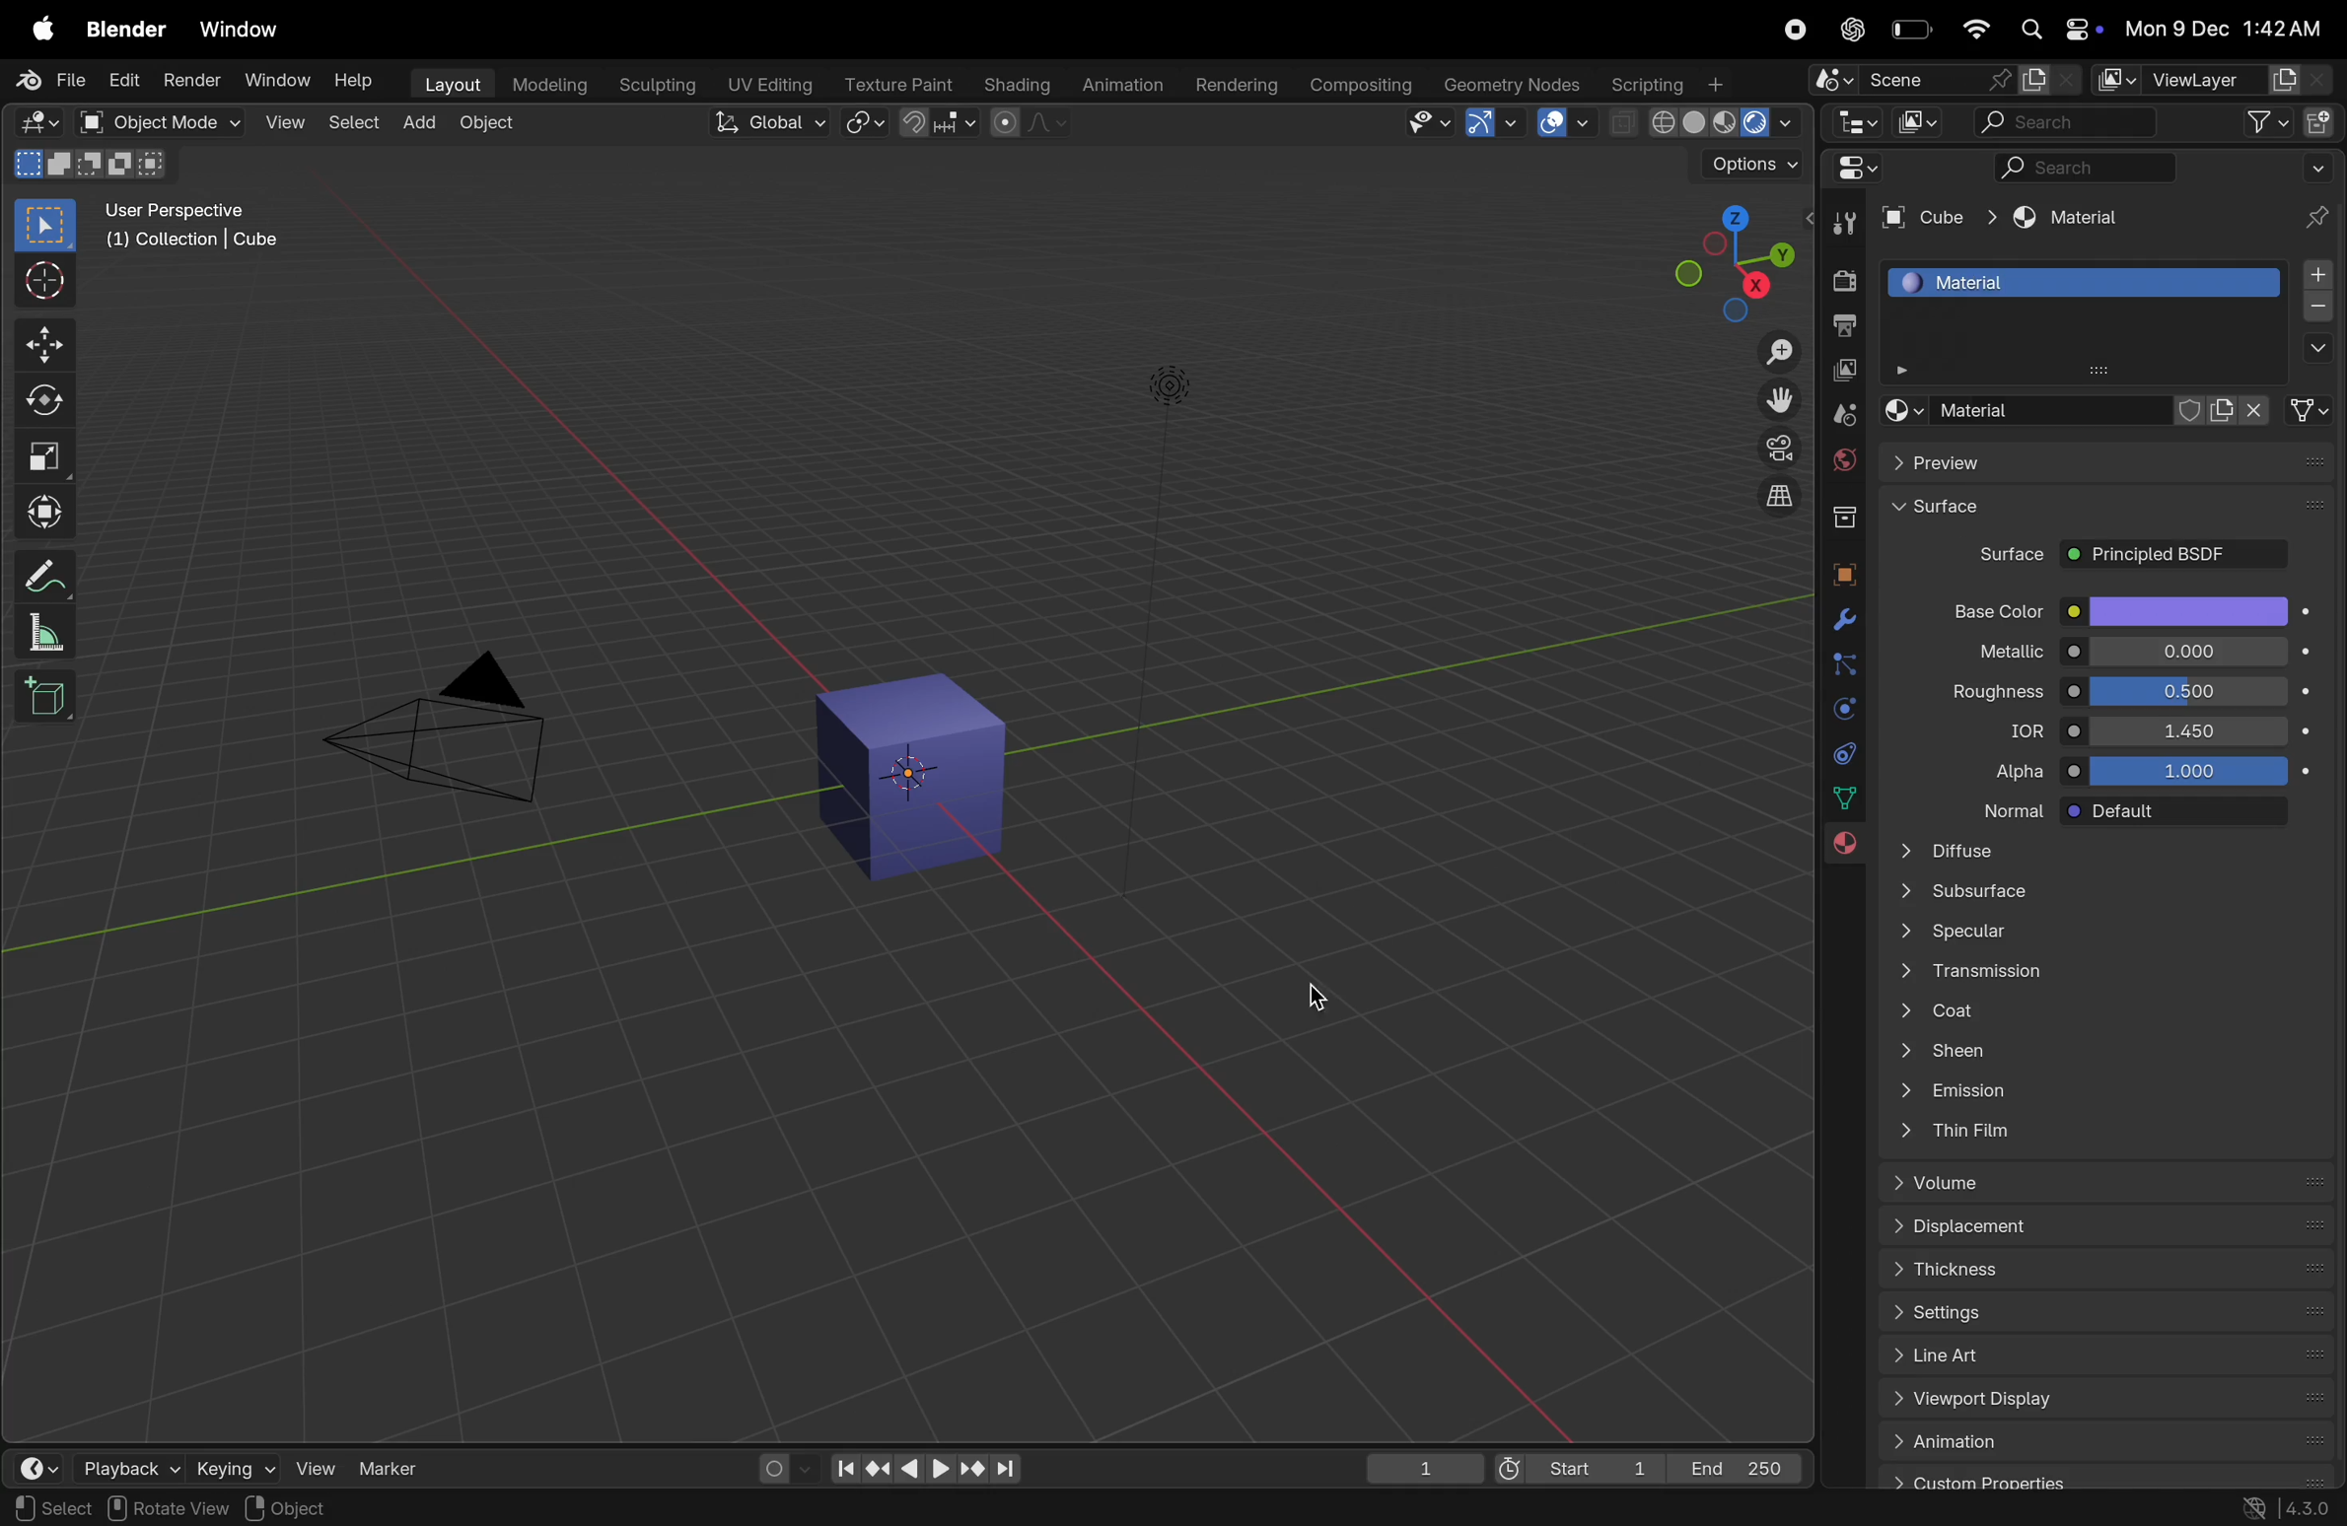 The image size is (2347, 1526). What do you see at coordinates (38, 577) in the screenshot?
I see `annotate` at bounding box center [38, 577].